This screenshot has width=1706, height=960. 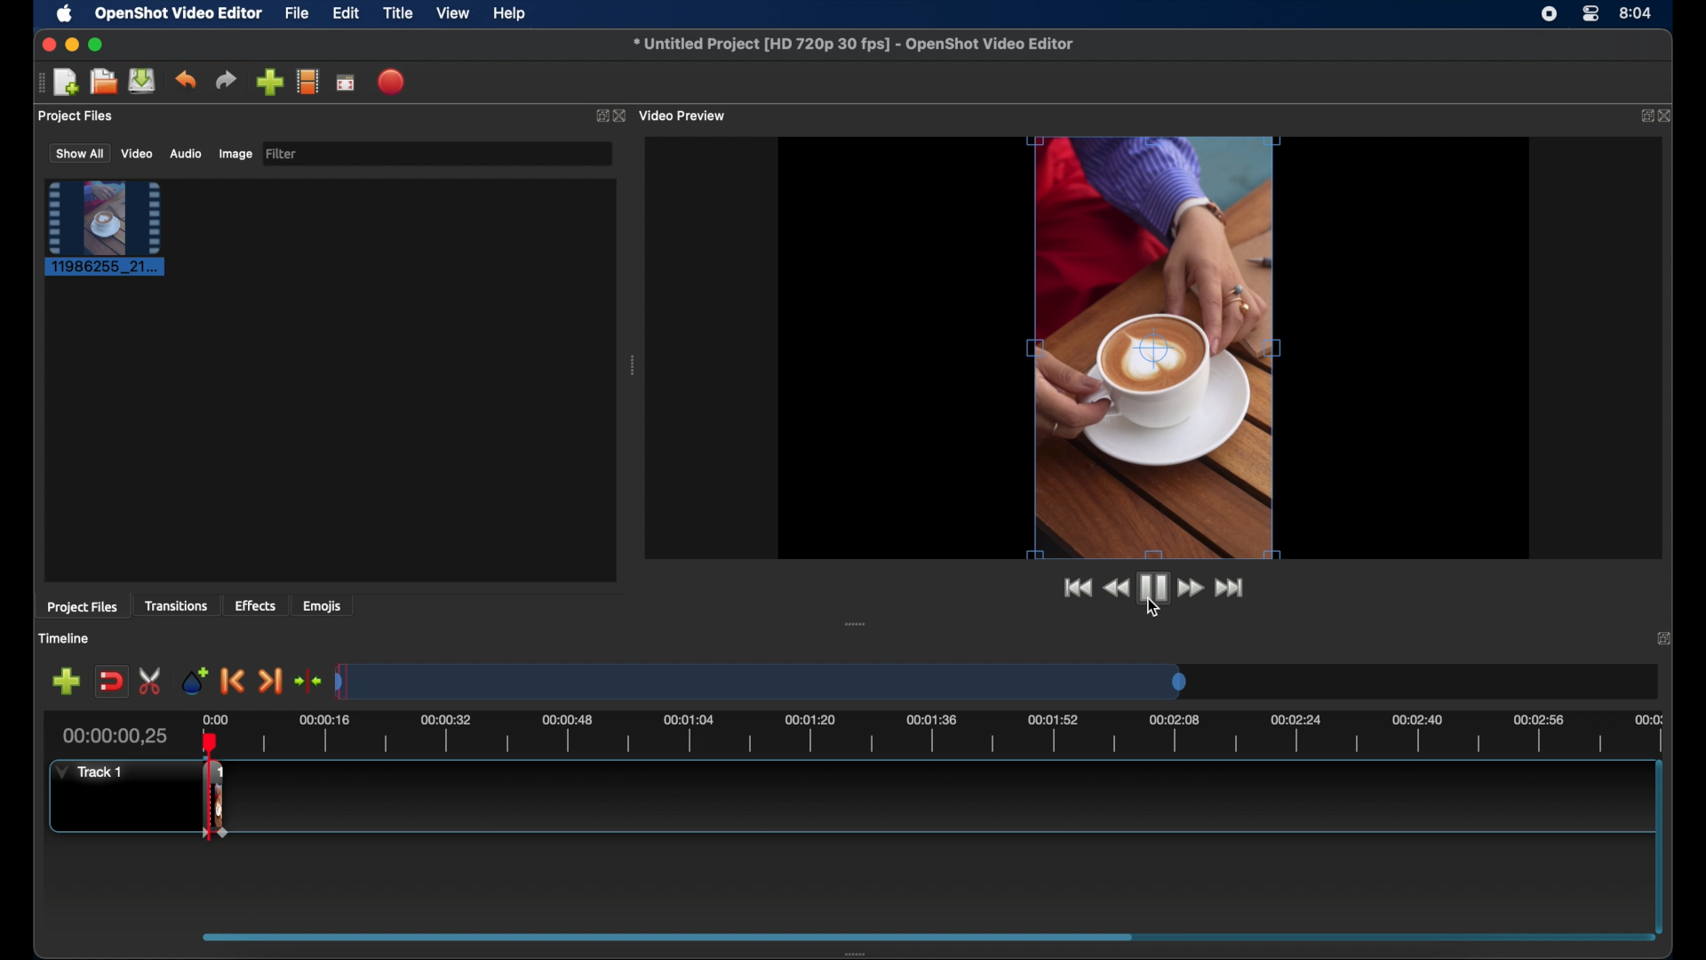 What do you see at coordinates (143, 81) in the screenshot?
I see `save project` at bounding box center [143, 81].